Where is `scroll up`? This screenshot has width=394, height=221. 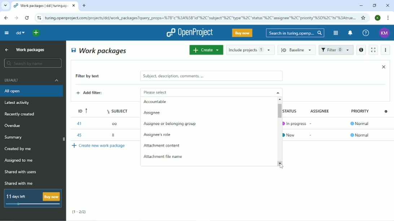 scroll up is located at coordinates (281, 99).